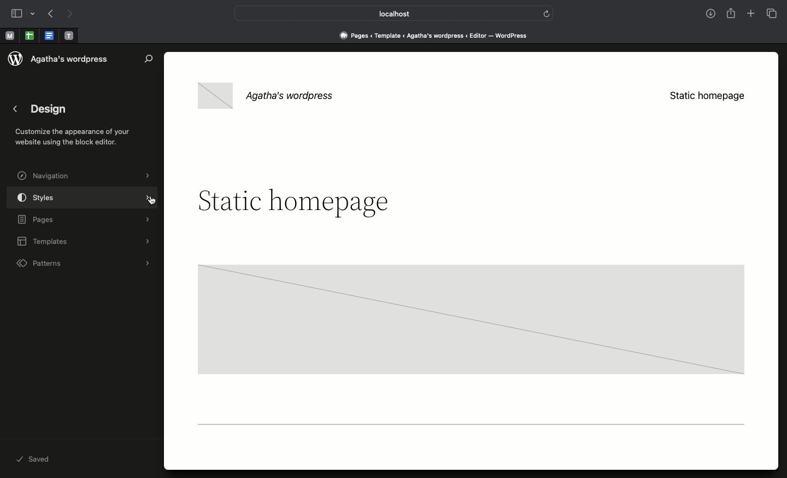  I want to click on wordpress logo, so click(15, 60).